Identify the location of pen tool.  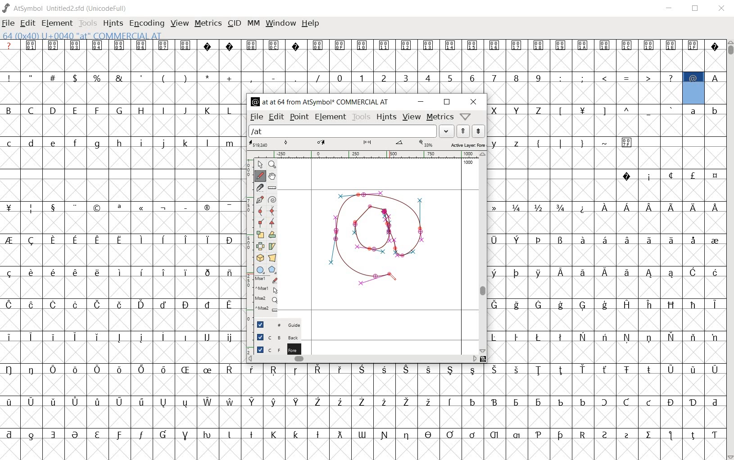
(394, 279).